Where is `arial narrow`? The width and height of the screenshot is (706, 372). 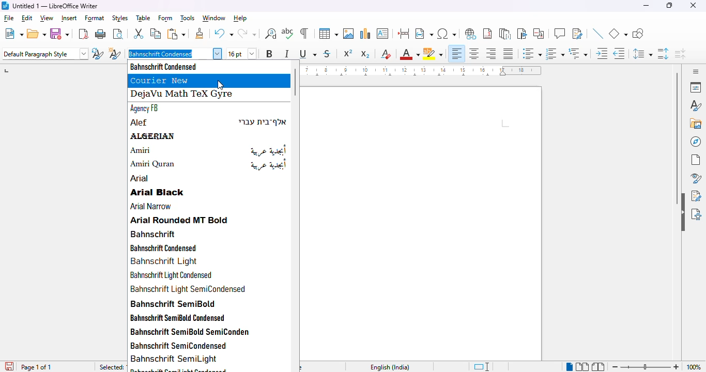 arial narrow is located at coordinates (152, 206).